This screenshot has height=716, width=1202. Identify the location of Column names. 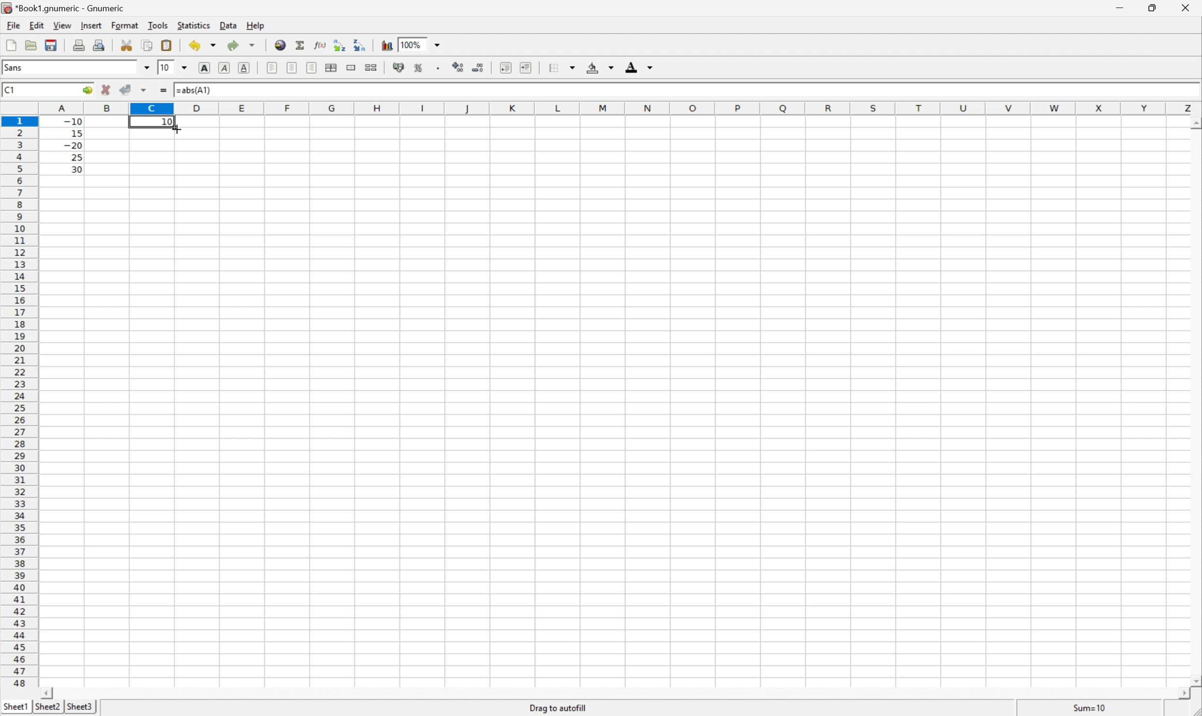
(621, 108).